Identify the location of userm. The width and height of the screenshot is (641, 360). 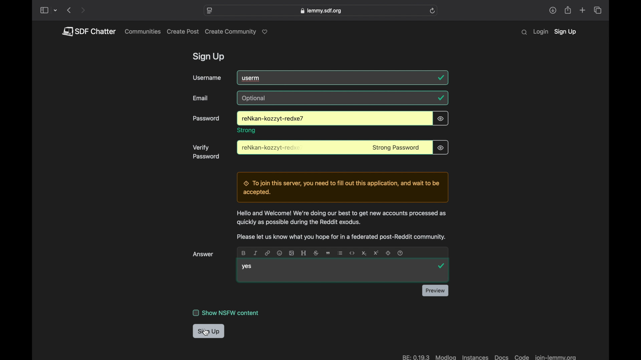
(252, 78).